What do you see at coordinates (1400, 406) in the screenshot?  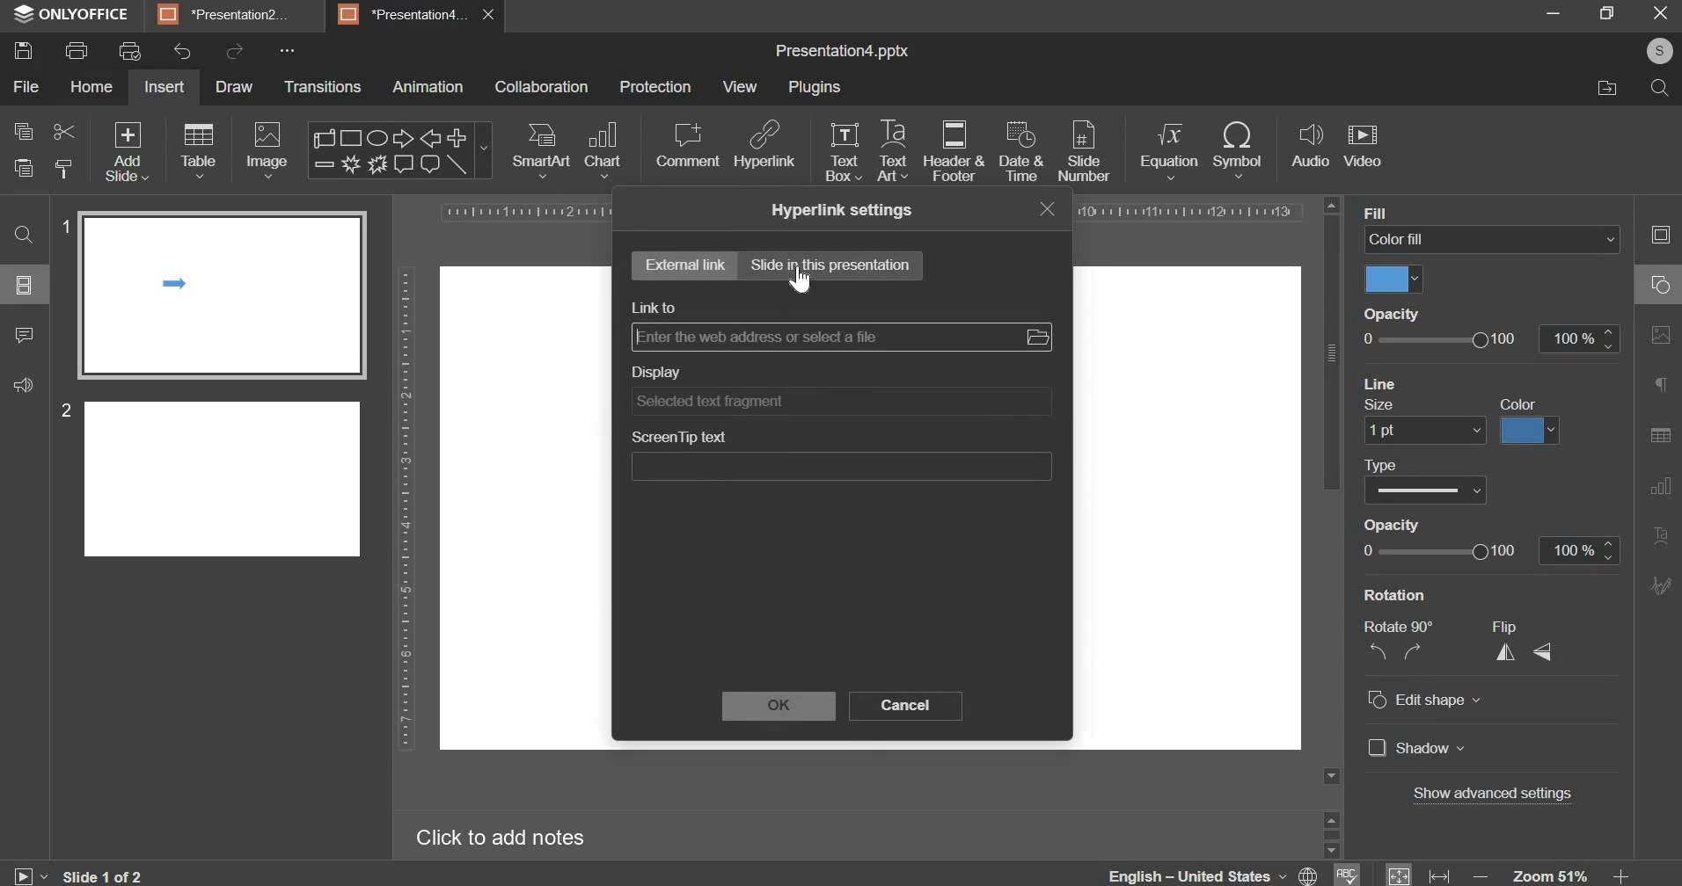 I see `reset background` at bounding box center [1400, 406].